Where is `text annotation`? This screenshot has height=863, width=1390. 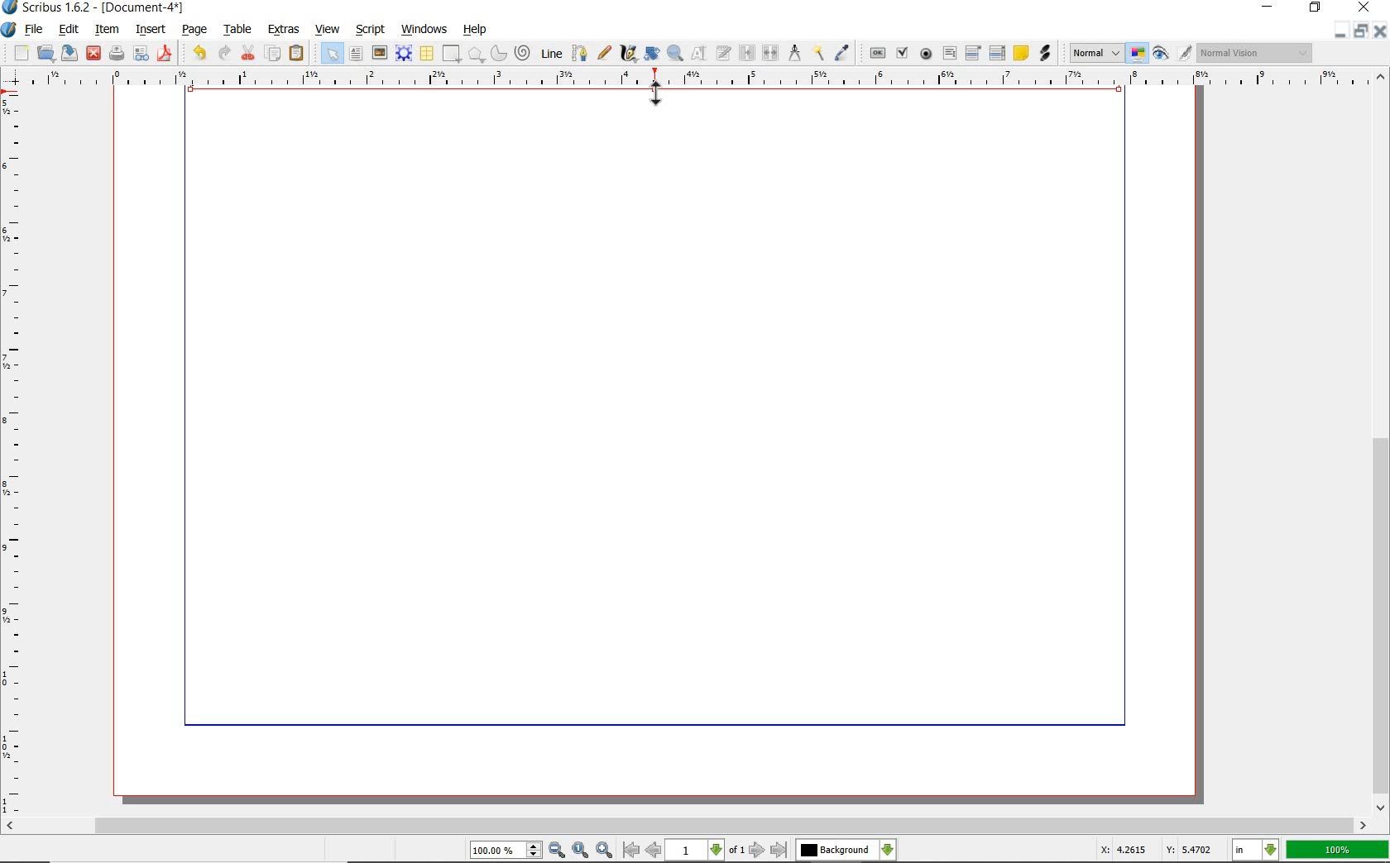
text annotation is located at coordinates (1021, 53).